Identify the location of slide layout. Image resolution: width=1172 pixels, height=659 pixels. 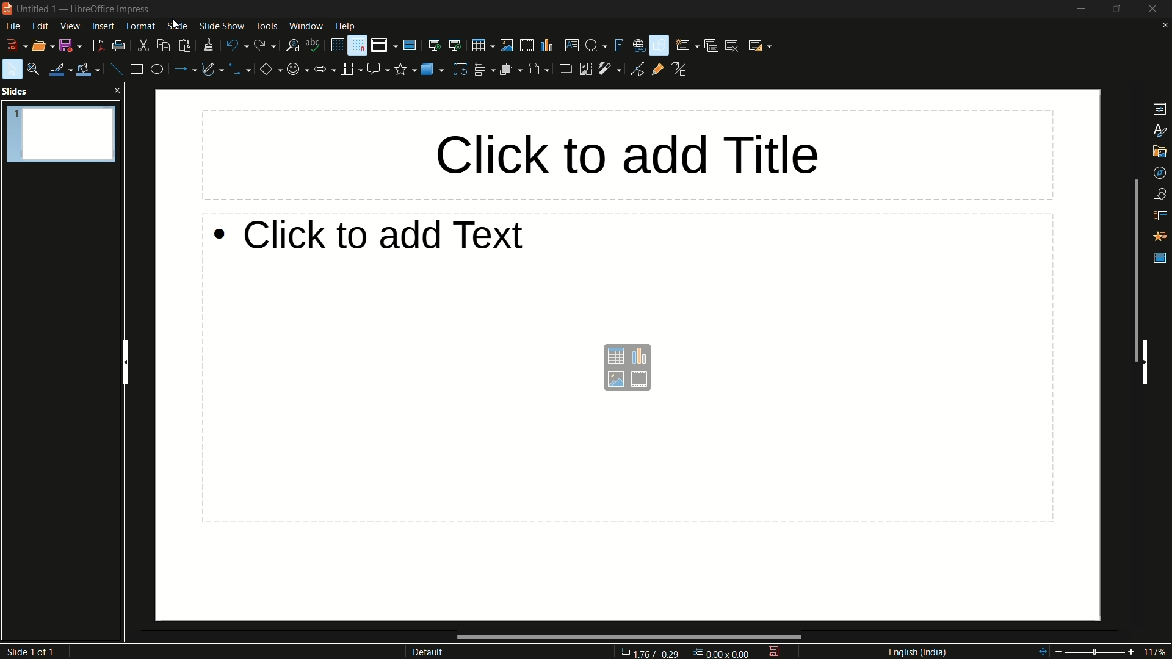
(761, 45).